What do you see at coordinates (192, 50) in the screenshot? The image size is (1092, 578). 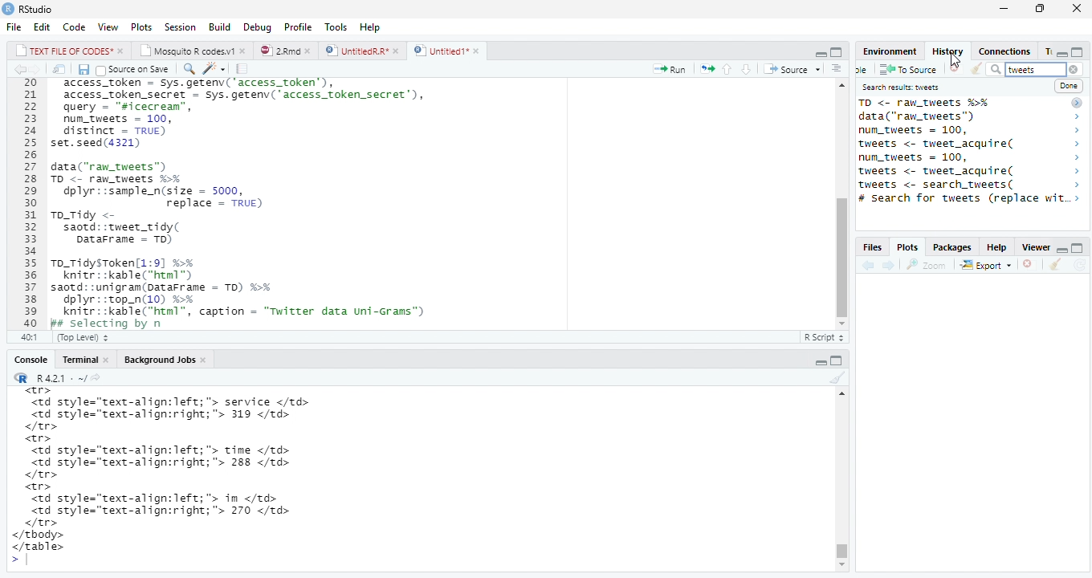 I see `| Mosauito R codes.y!` at bounding box center [192, 50].